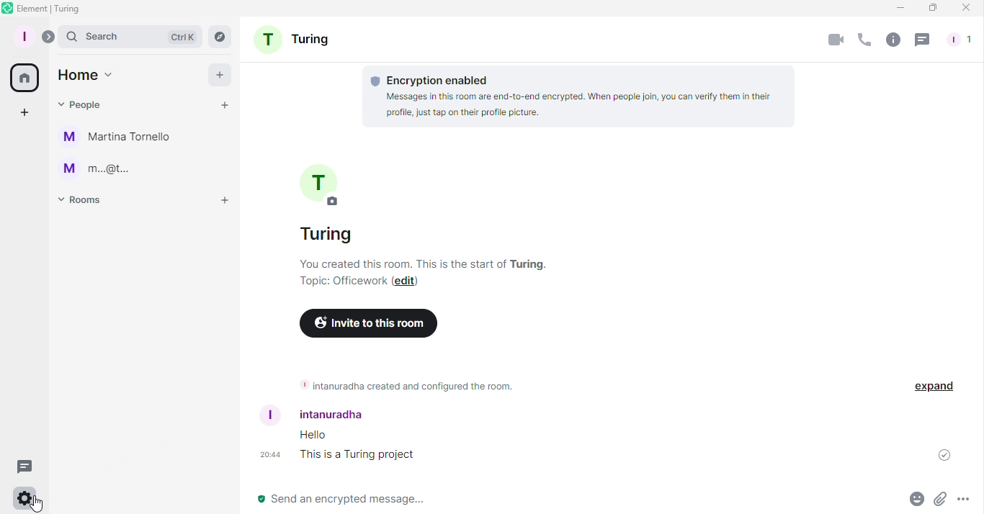 This screenshot has height=514, width=984. What do you see at coordinates (269, 455) in the screenshot?
I see `20:44` at bounding box center [269, 455].